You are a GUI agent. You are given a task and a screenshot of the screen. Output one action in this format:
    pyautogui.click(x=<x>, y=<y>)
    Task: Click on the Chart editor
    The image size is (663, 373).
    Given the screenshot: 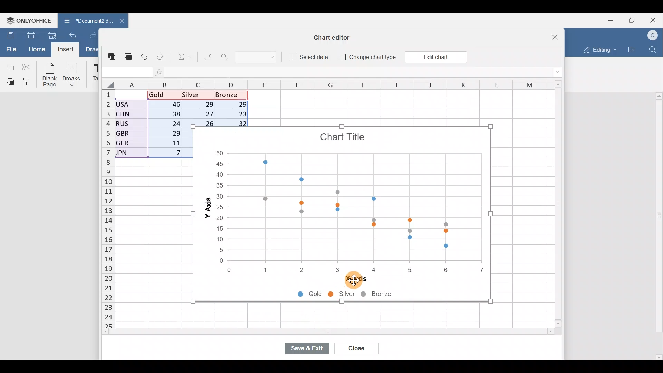 What is the action you would take?
    pyautogui.click(x=335, y=36)
    